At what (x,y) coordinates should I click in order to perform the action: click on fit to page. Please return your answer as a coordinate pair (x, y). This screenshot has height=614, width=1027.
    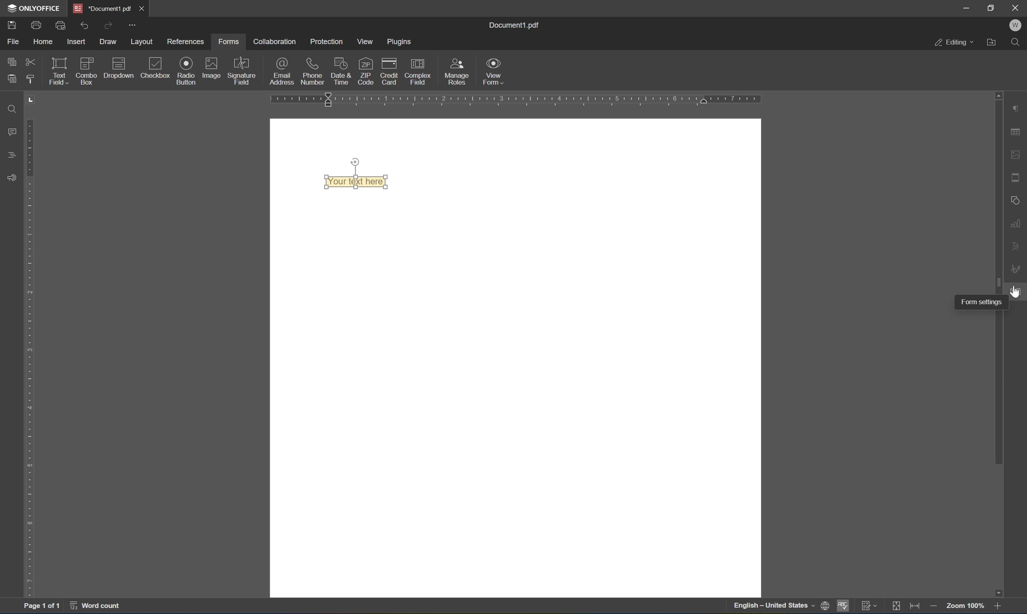
    Looking at the image, I should click on (896, 606).